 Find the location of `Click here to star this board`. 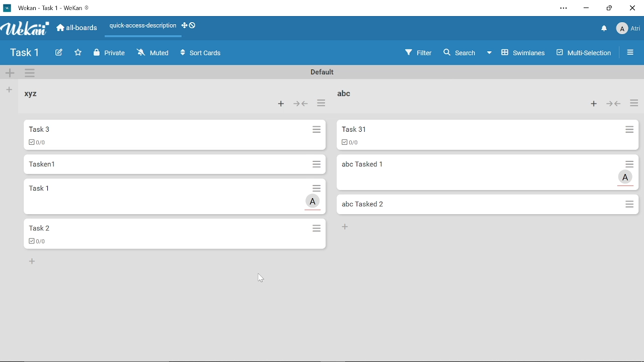

Click here to star this board is located at coordinates (78, 53).